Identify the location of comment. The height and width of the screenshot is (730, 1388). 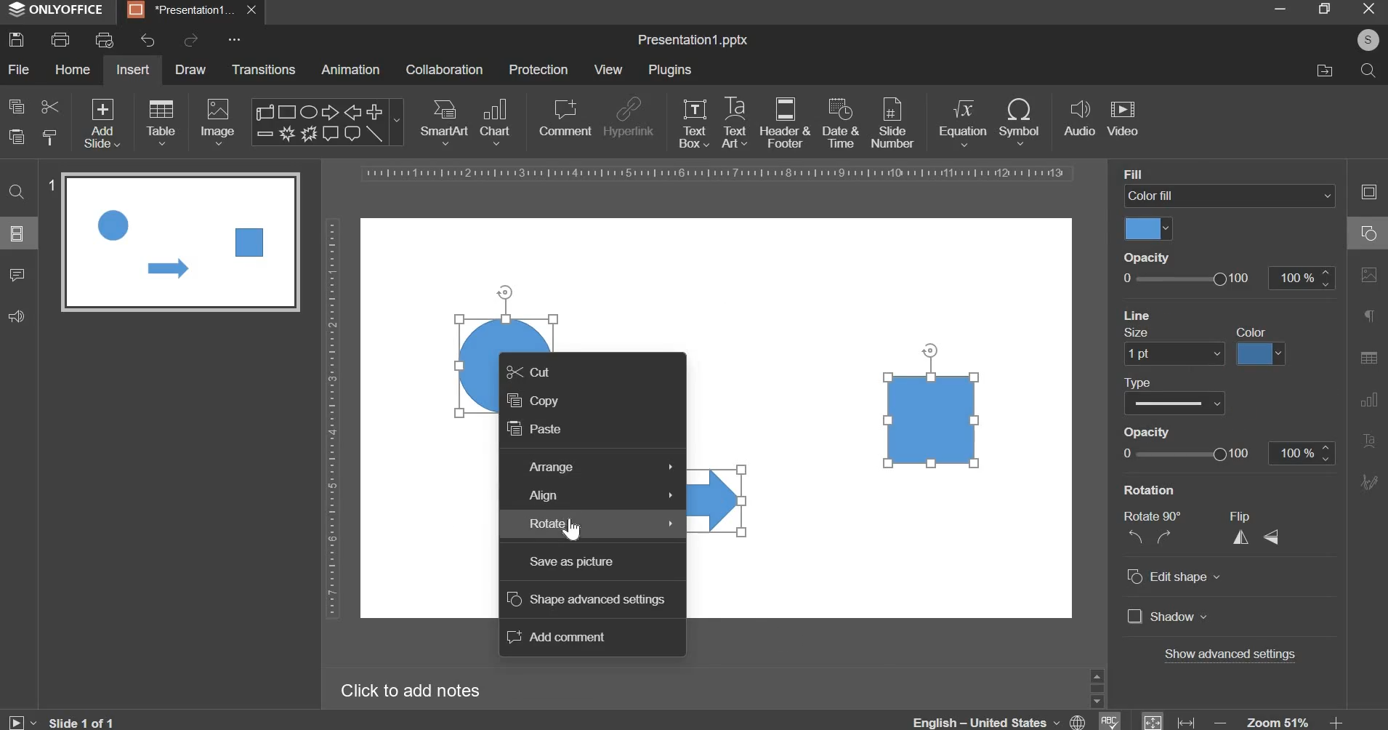
(564, 117).